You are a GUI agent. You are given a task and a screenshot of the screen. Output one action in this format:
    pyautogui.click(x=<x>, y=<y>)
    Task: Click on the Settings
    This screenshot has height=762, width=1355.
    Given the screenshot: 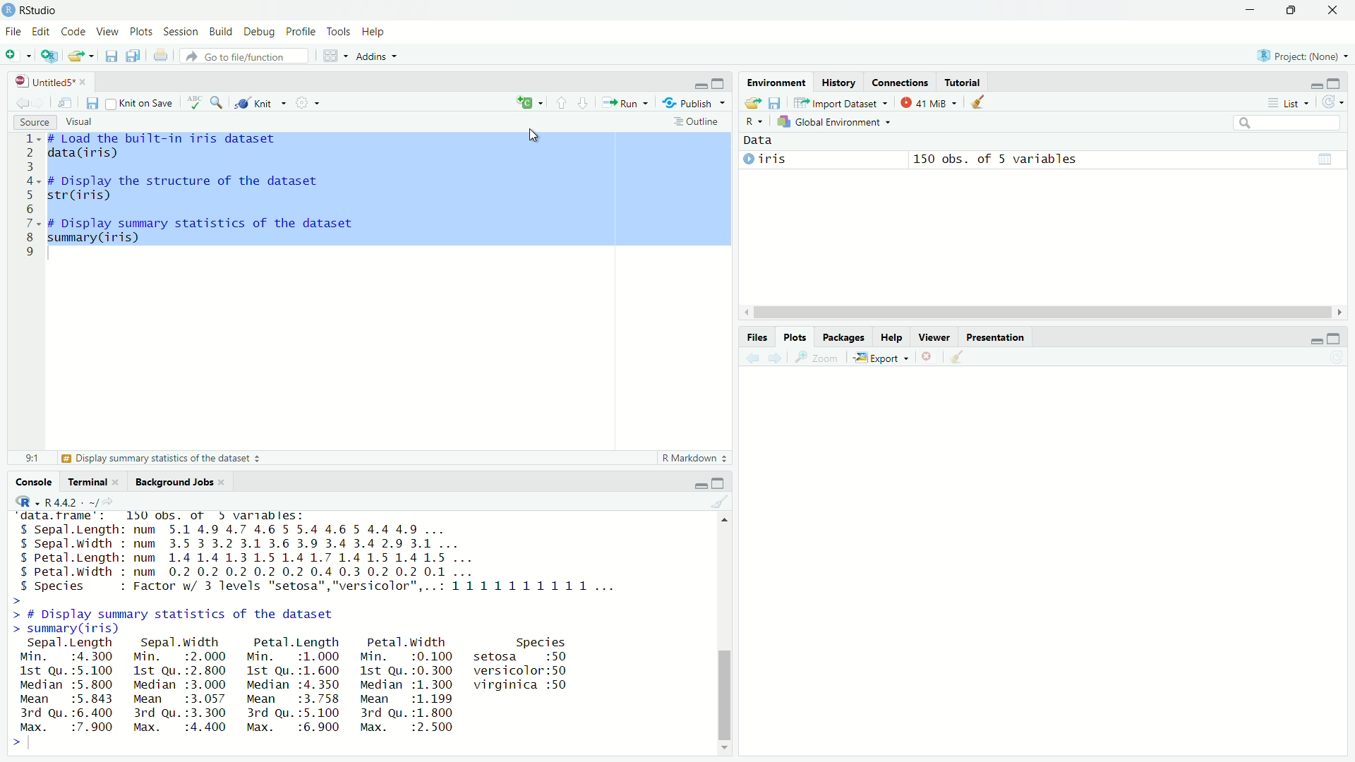 What is the action you would take?
    pyautogui.click(x=312, y=102)
    